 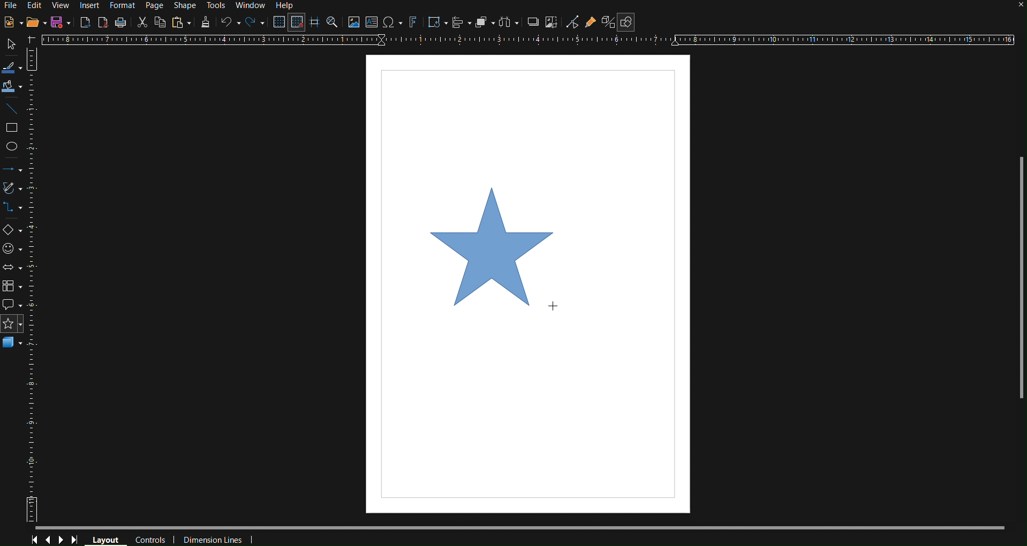 I want to click on Scrollbar, so click(x=520, y=527).